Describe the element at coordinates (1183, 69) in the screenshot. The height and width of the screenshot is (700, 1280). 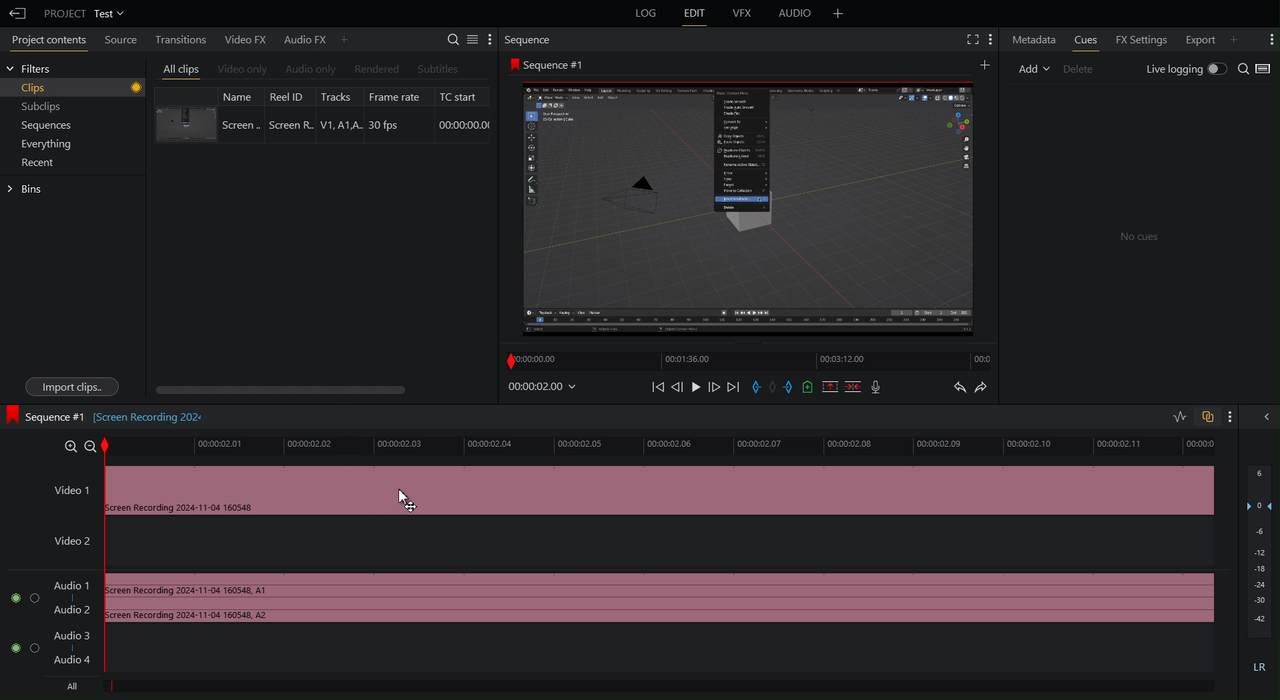
I see `Live Logging` at that location.